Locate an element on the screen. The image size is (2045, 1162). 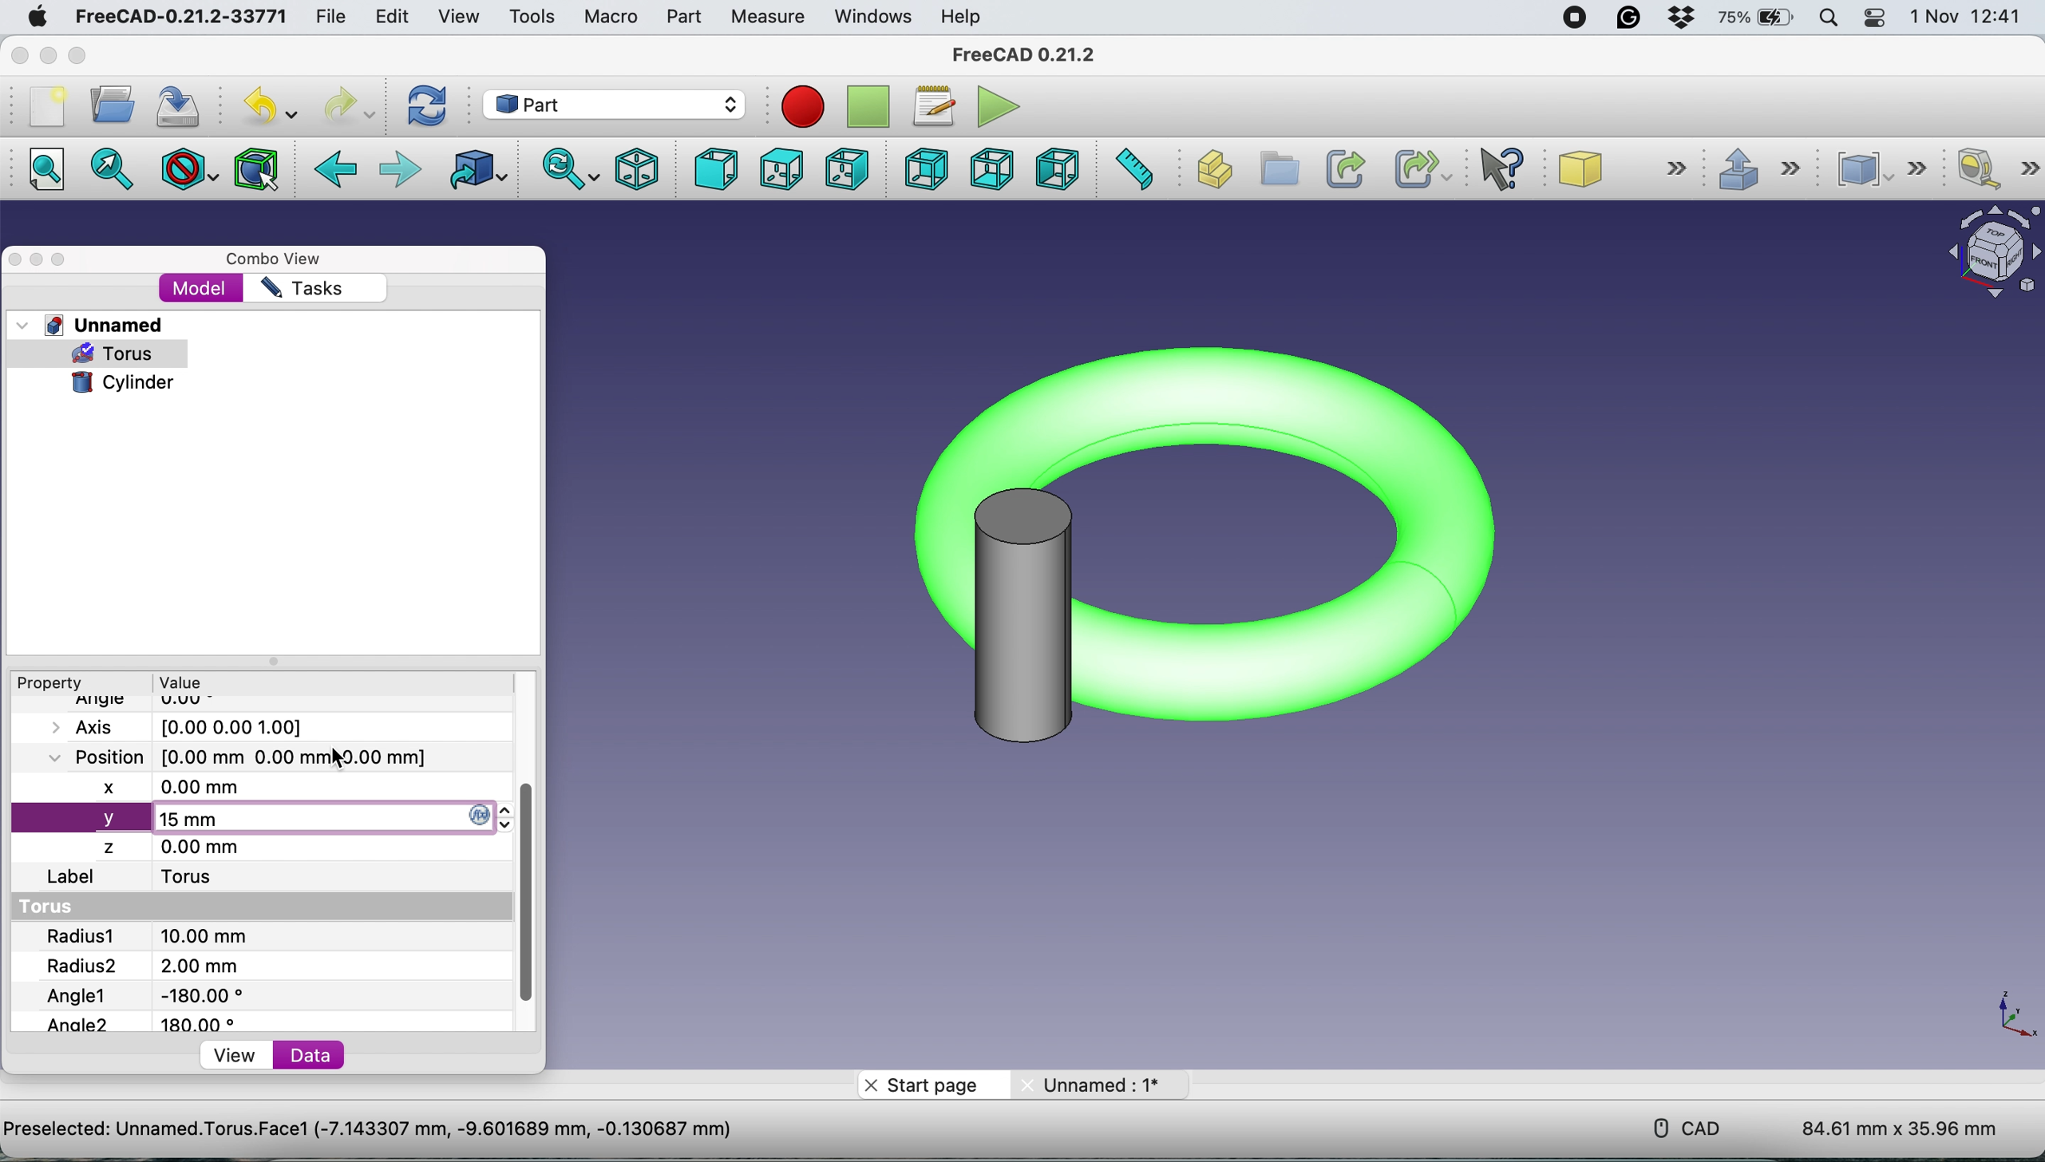
minimise is located at coordinates (38, 261).